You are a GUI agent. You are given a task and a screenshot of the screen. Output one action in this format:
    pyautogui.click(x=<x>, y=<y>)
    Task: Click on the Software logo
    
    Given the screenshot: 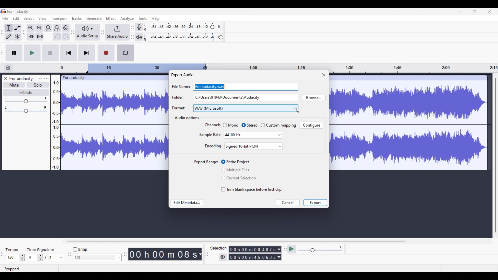 What is the action you would take?
    pyautogui.click(x=3, y=11)
    